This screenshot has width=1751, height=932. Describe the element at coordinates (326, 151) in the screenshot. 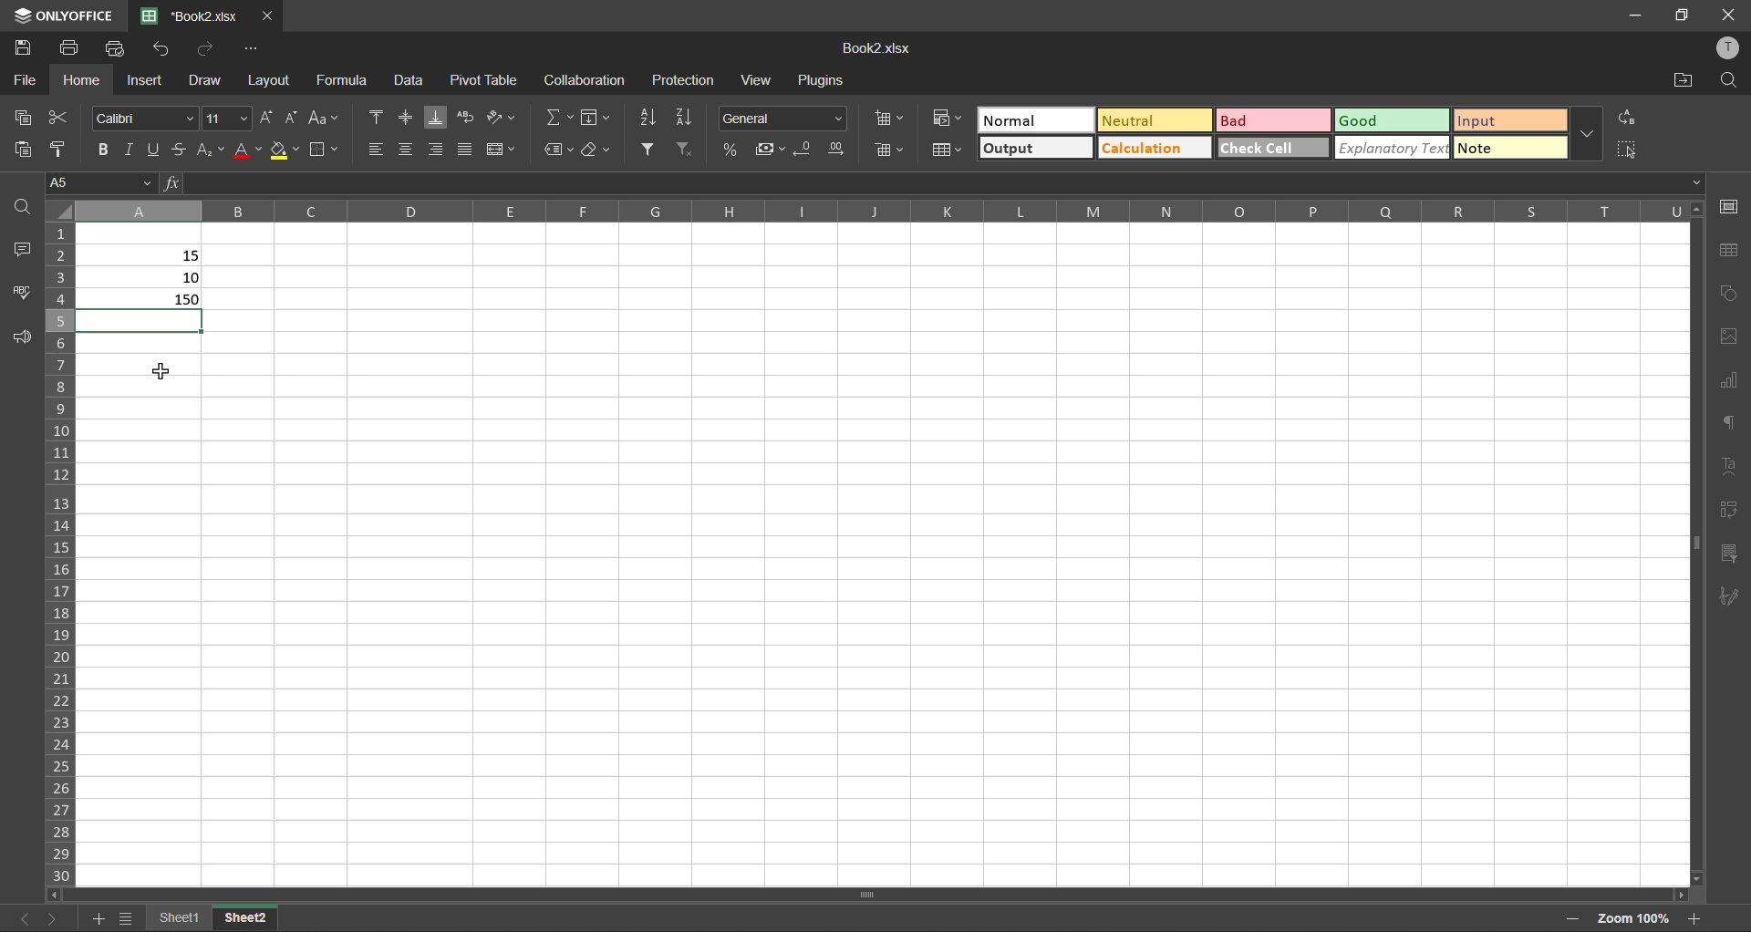

I see `borders` at that location.